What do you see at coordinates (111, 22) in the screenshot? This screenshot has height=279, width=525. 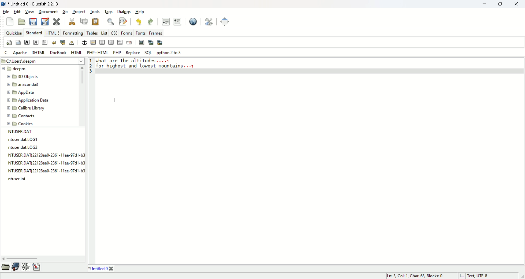 I see `show find bar` at bounding box center [111, 22].